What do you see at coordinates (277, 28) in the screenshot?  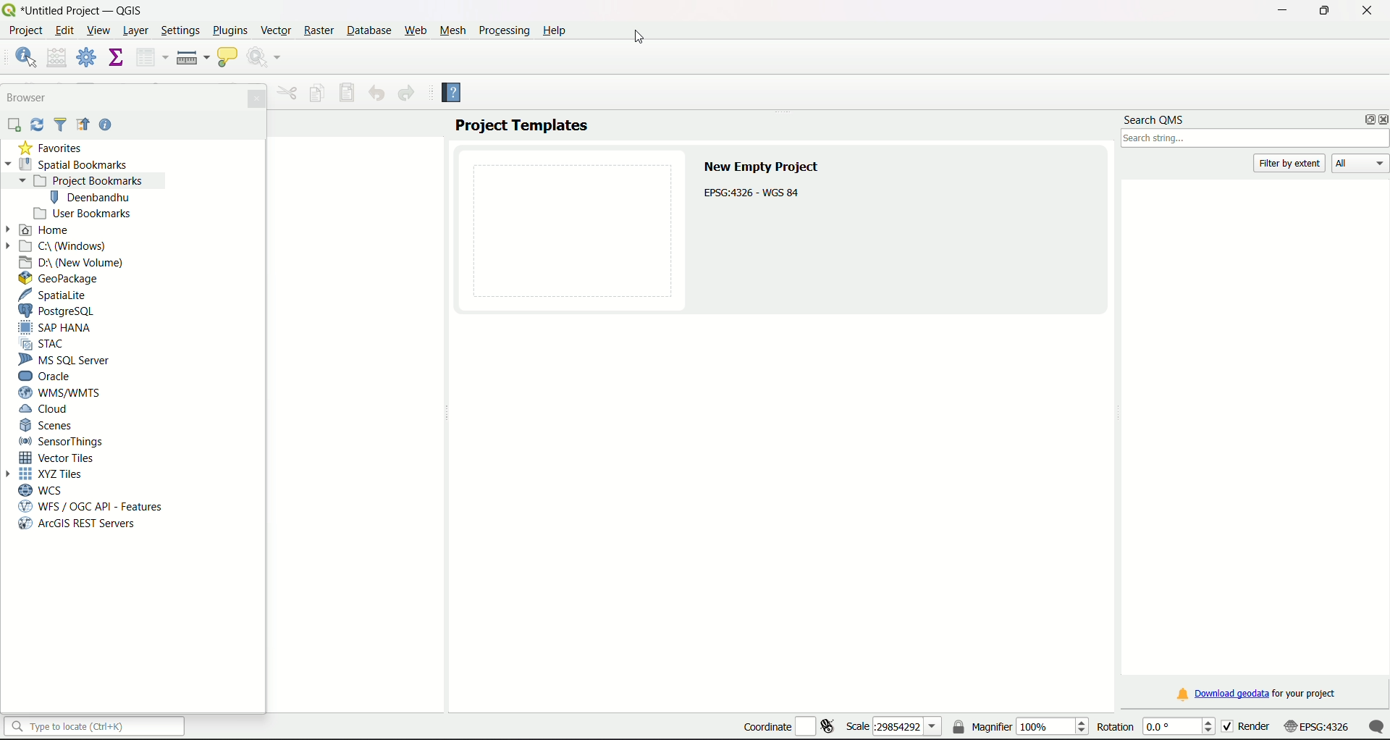 I see `Vector` at bounding box center [277, 28].